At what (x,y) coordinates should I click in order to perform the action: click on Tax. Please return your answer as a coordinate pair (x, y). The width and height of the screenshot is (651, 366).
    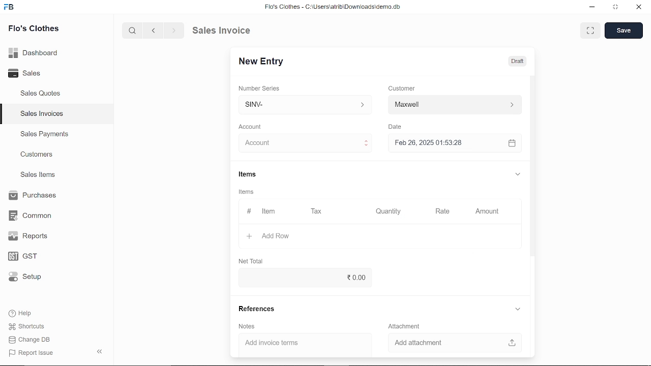
    Looking at the image, I should click on (318, 211).